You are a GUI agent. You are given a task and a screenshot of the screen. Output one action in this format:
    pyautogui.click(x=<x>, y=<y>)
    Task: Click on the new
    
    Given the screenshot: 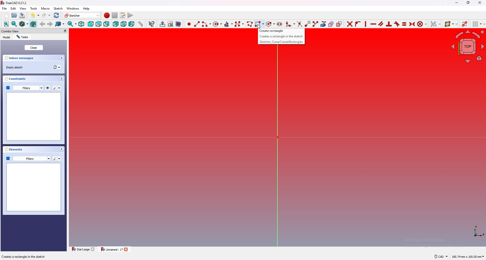 What is the action you would take?
    pyautogui.click(x=6, y=15)
    